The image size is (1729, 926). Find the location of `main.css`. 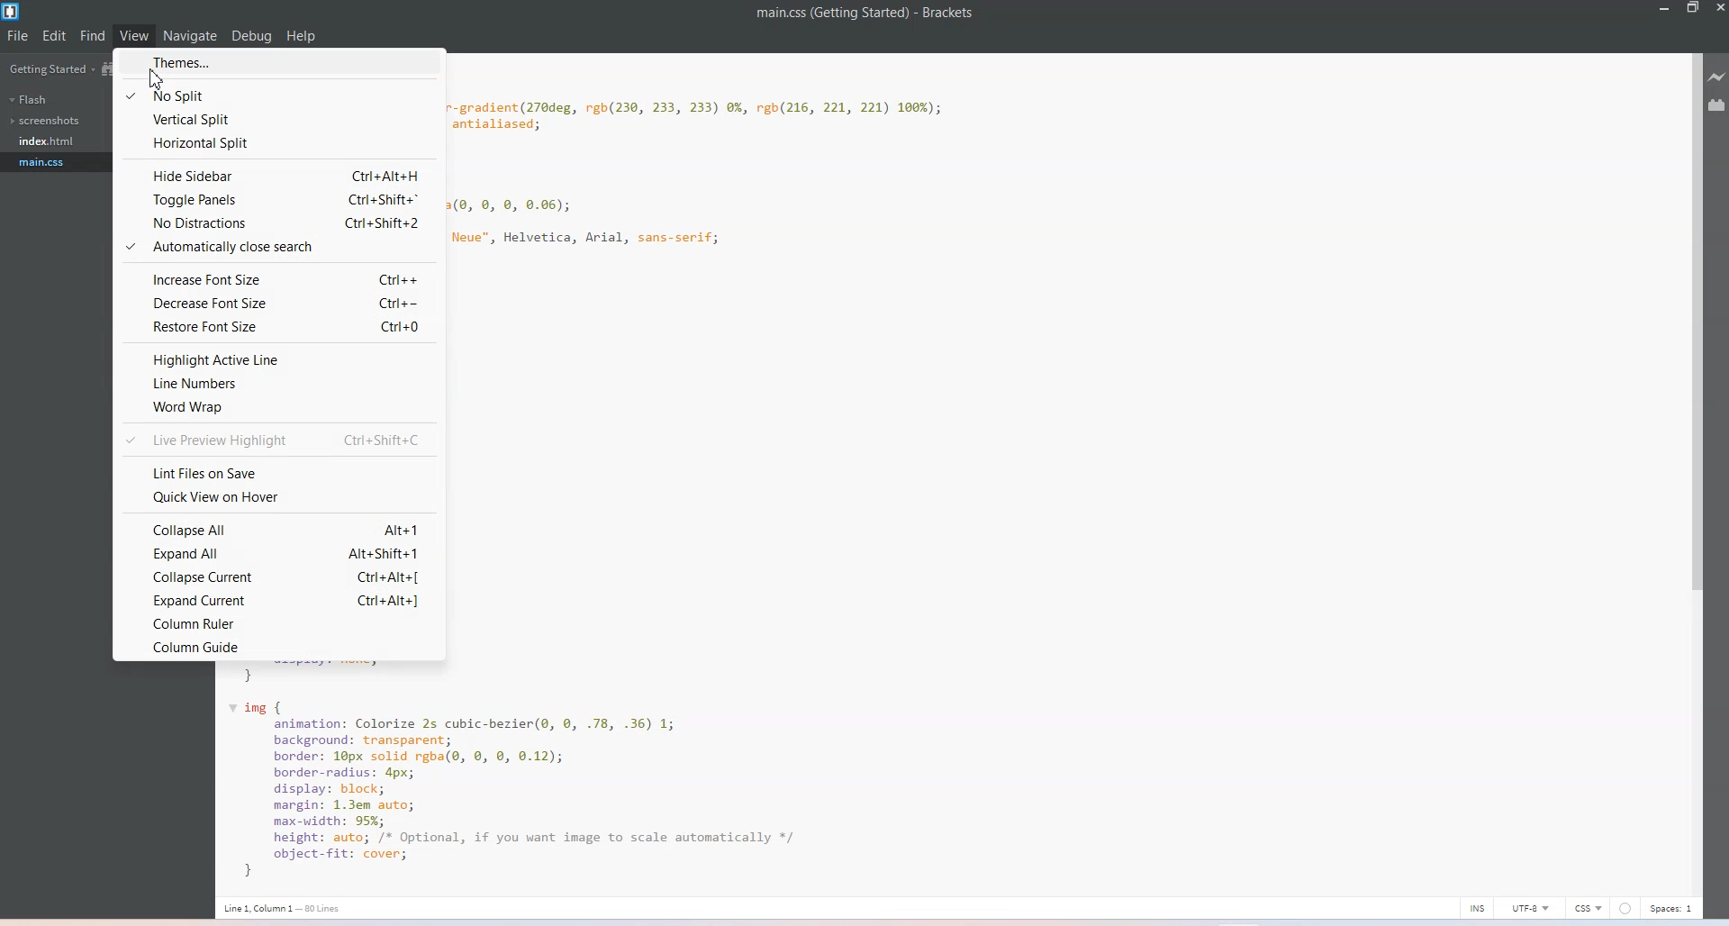

main.css is located at coordinates (47, 162).